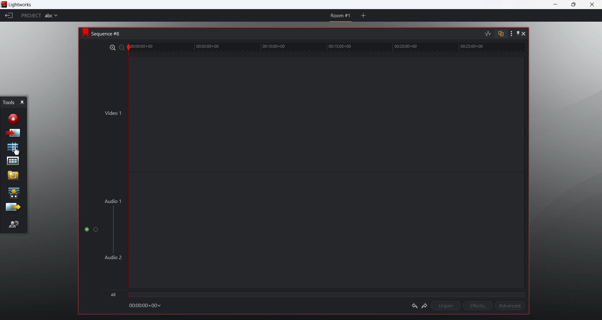  What do you see at coordinates (112, 258) in the screenshot?
I see `audio 2` at bounding box center [112, 258].